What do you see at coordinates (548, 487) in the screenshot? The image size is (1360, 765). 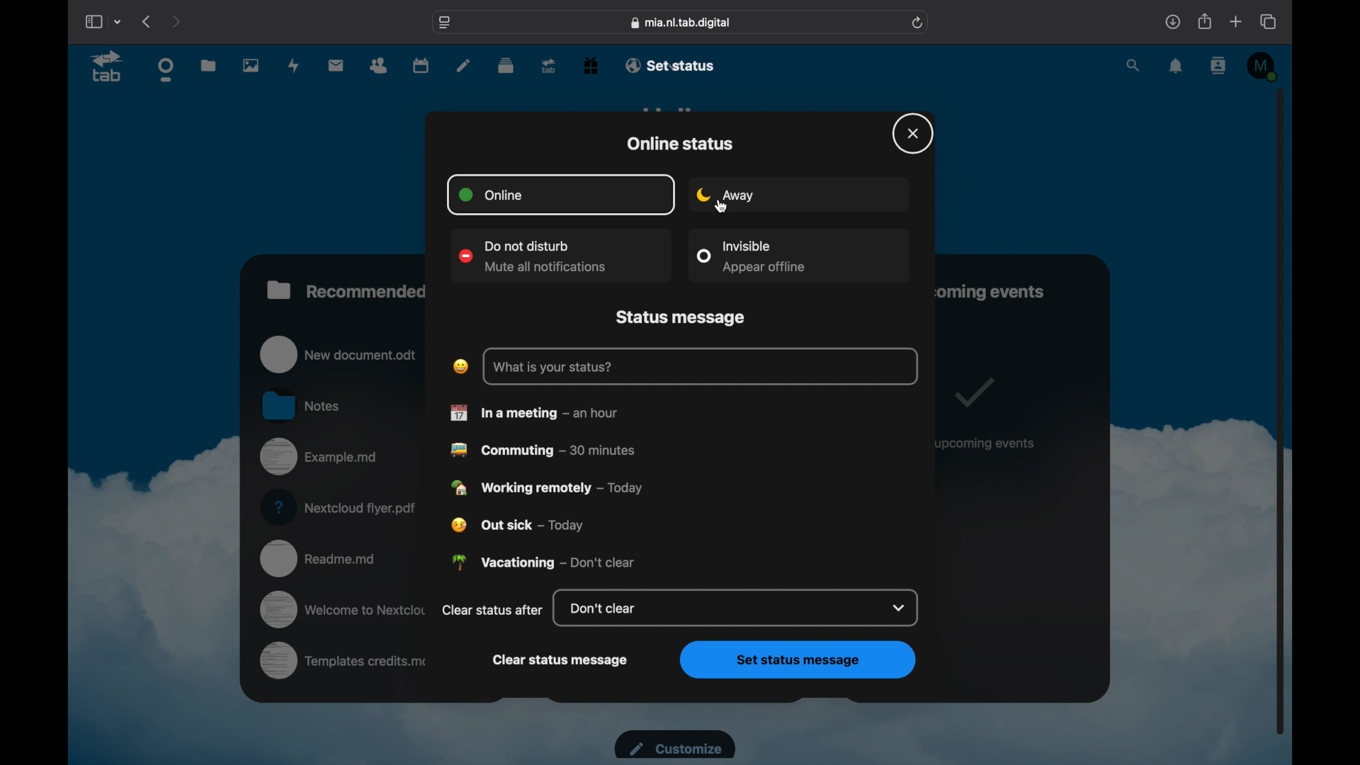 I see `working remotely` at bounding box center [548, 487].